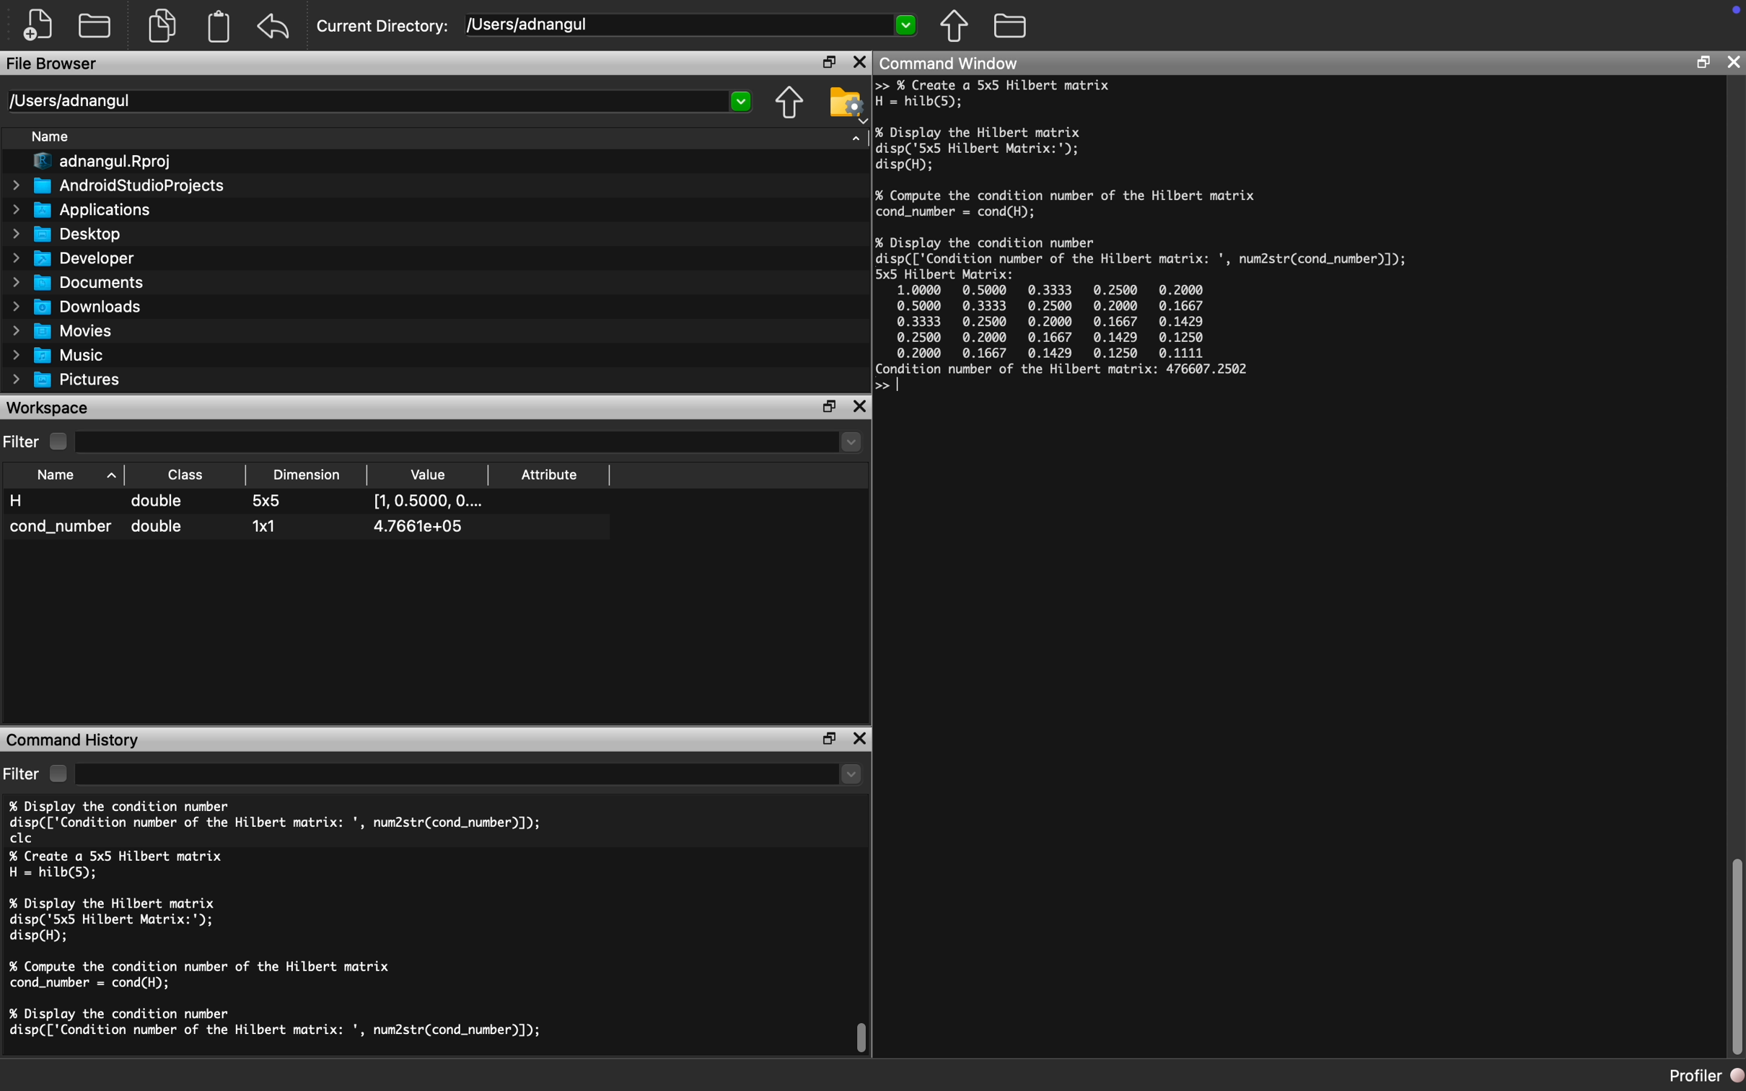 This screenshot has width=1746, height=1091. I want to click on Attribute, so click(554, 474).